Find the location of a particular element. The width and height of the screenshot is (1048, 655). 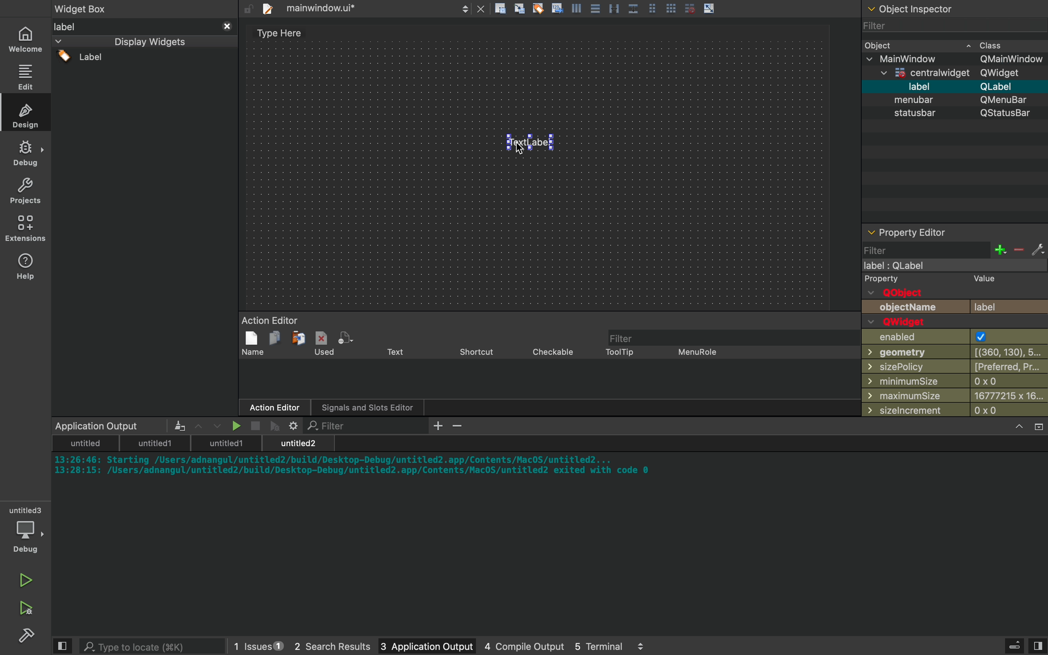

cursor is located at coordinates (520, 147).